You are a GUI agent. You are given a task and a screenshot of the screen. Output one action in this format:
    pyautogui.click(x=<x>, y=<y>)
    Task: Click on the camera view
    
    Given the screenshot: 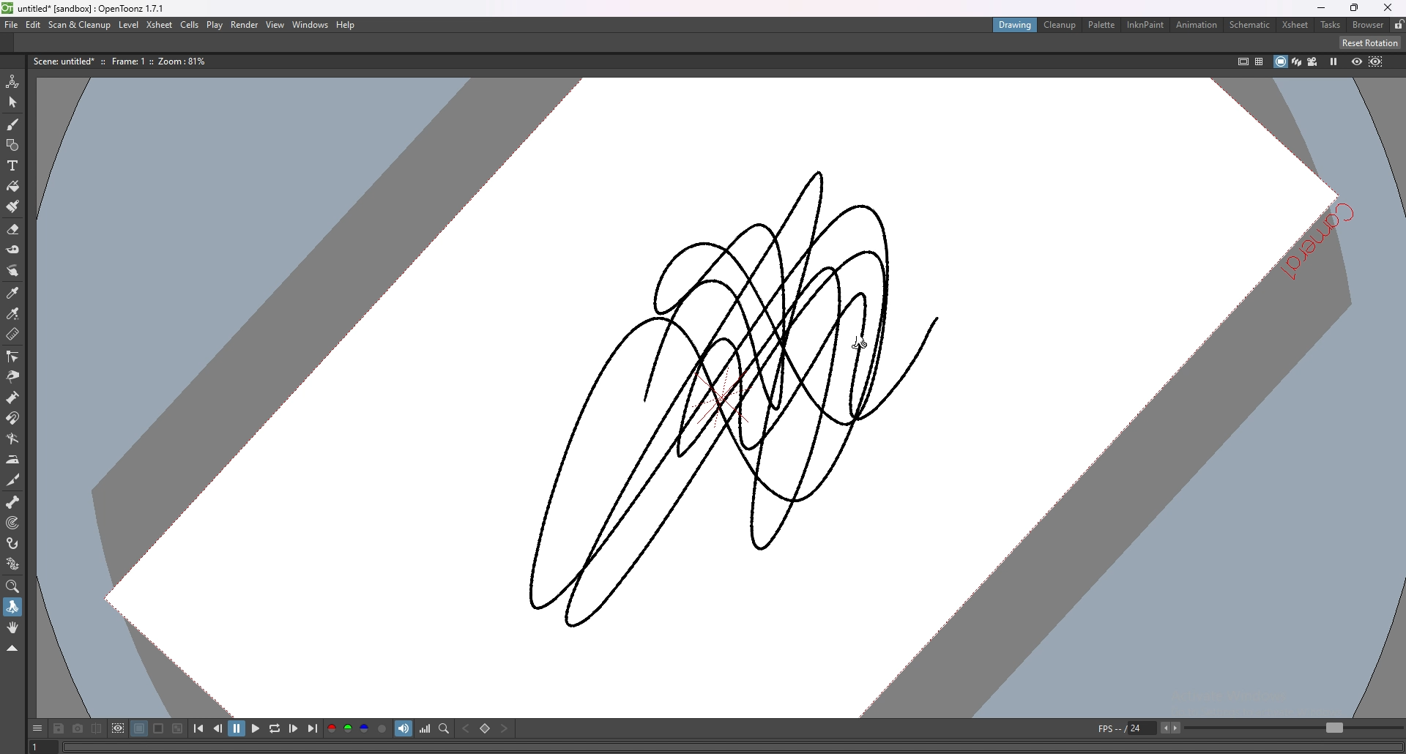 What is the action you would take?
    pyautogui.click(x=1313, y=62)
    